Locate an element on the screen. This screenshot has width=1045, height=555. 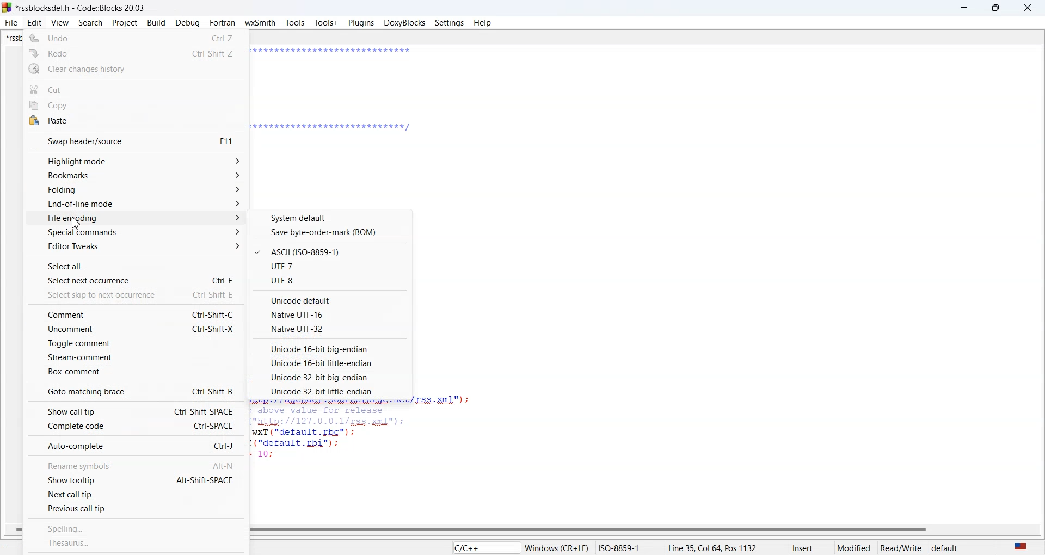
End of line mode is located at coordinates (137, 204).